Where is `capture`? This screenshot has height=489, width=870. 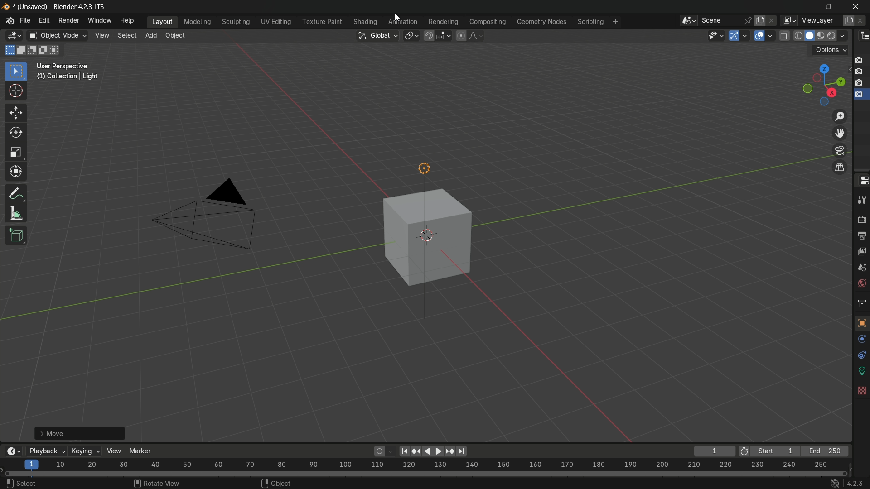
capture is located at coordinates (859, 97).